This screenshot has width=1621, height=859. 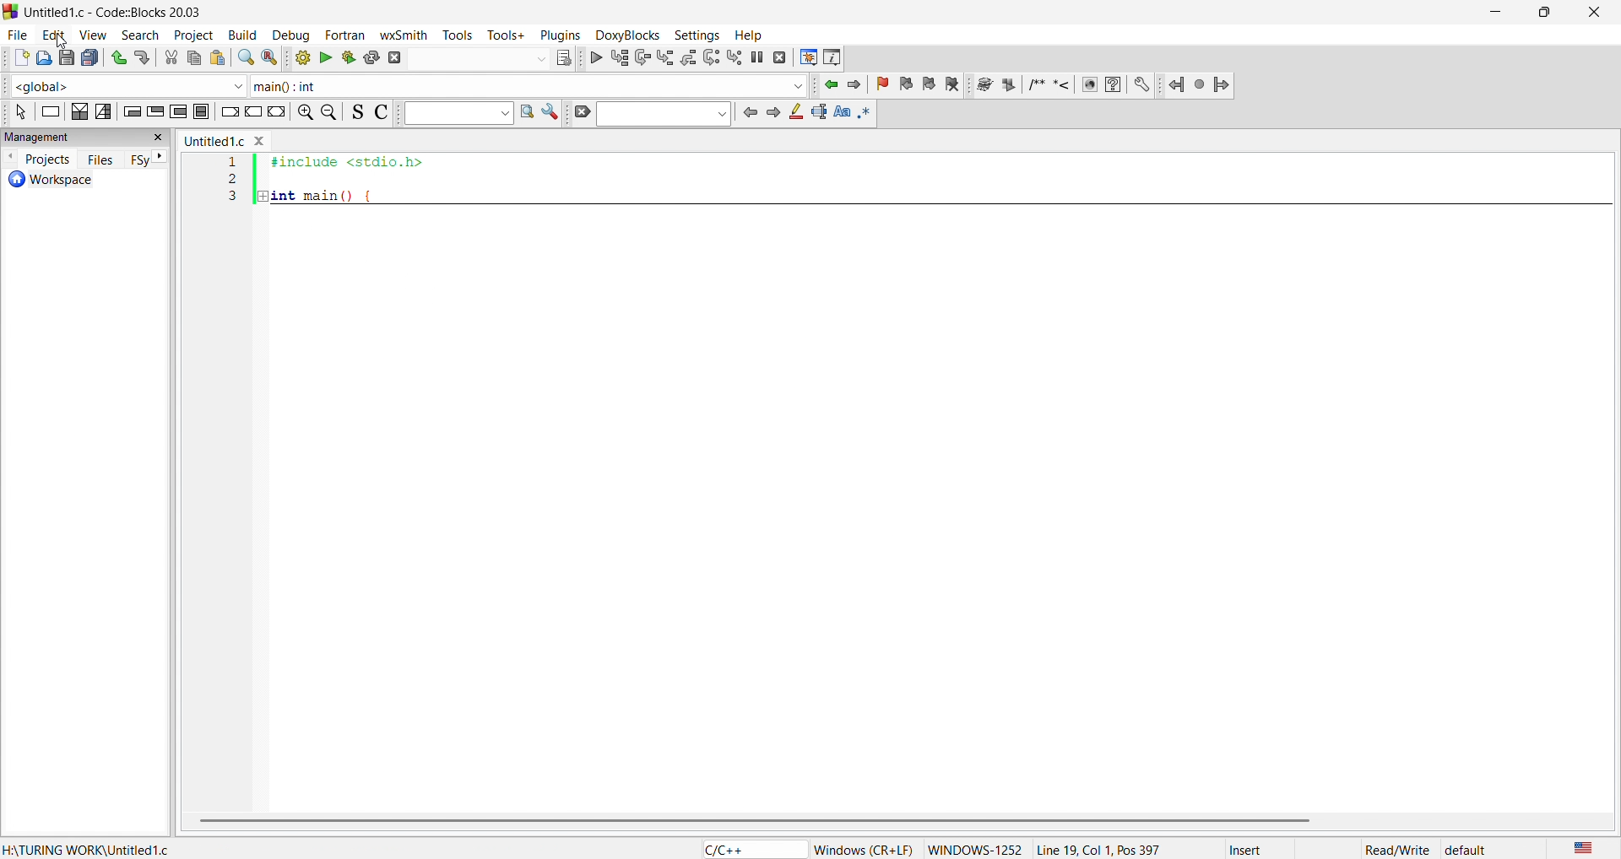 What do you see at coordinates (687, 57) in the screenshot?
I see `step out` at bounding box center [687, 57].